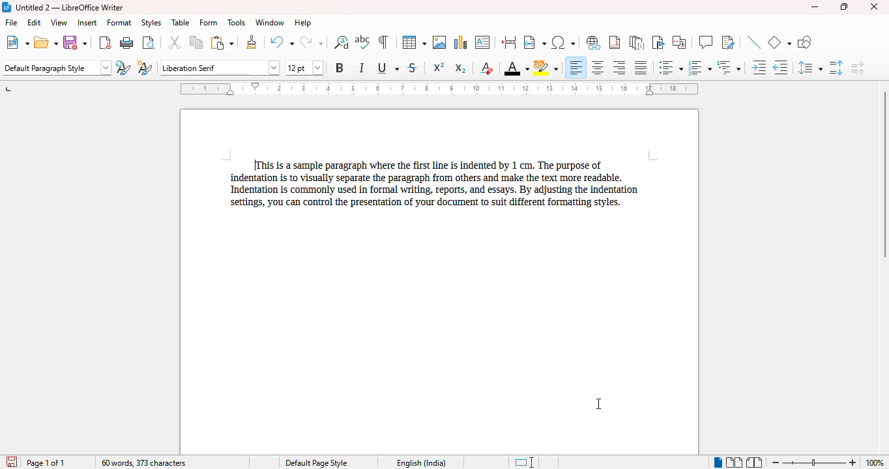  What do you see at coordinates (439, 42) in the screenshot?
I see `insert image` at bounding box center [439, 42].